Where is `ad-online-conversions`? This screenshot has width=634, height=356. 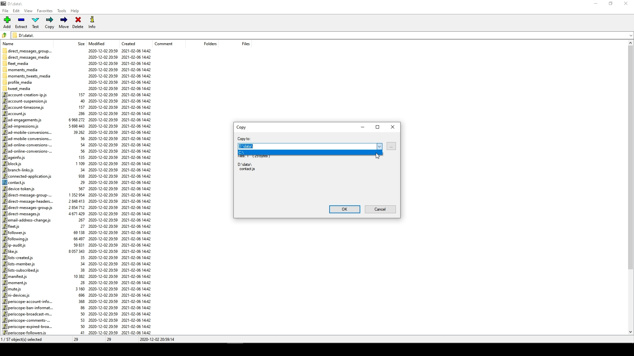
ad-online-conversions is located at coordinates (27, 145).